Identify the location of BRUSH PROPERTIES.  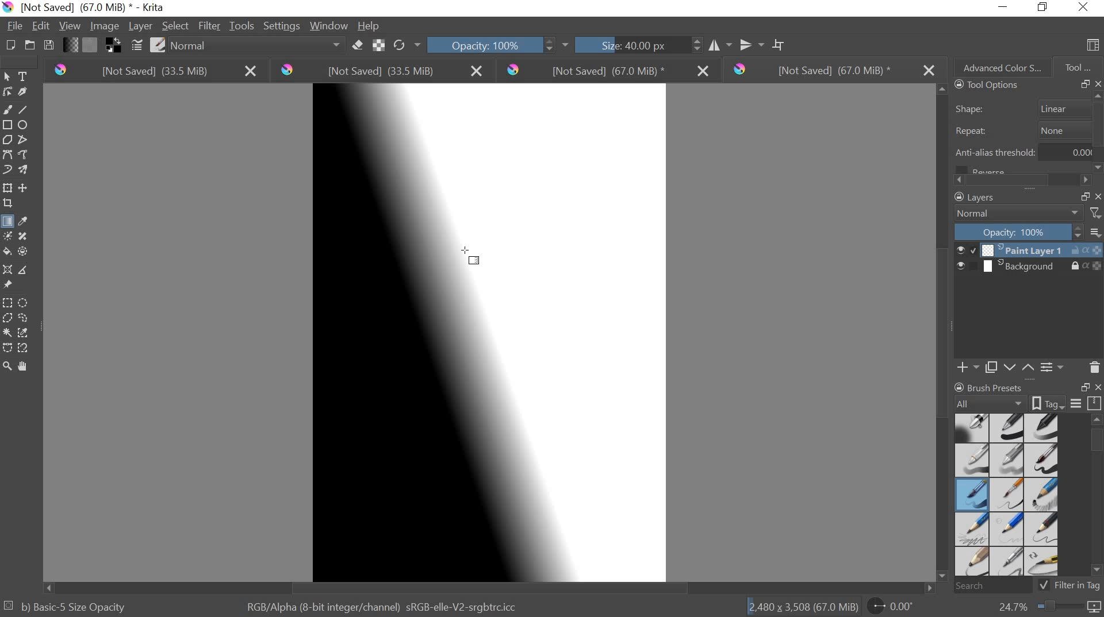
(1027, 403).